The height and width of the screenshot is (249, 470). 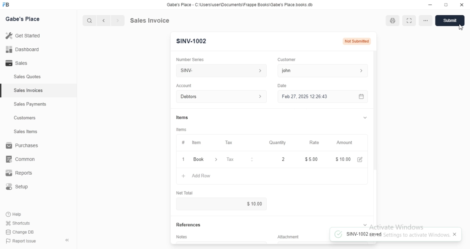 What do you see at coordinates (104, 20) in the screenshot?
I see `previous` at bounding box center [104, 20].